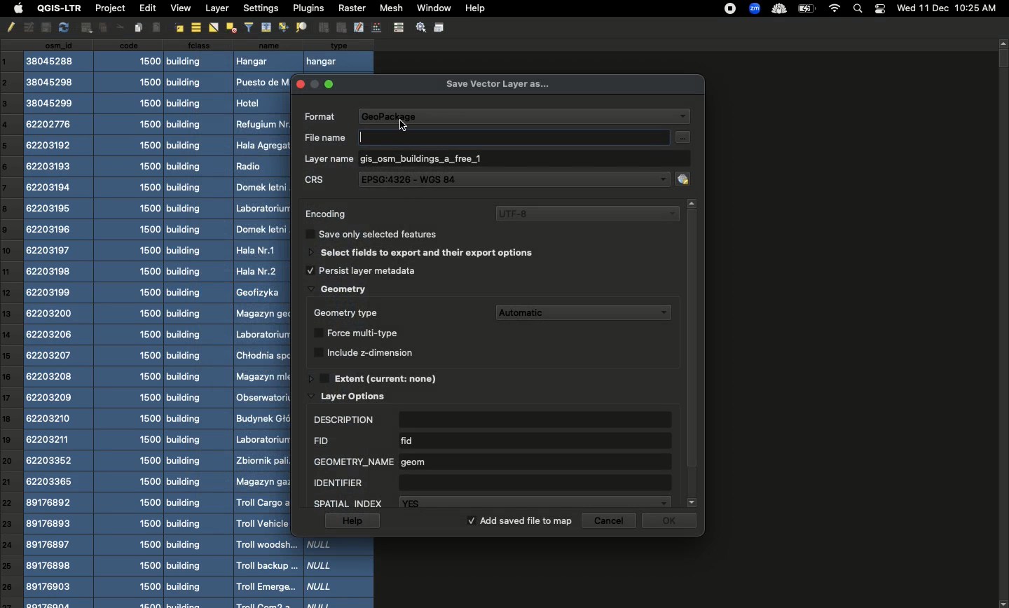  What do you see at coordinates (389, 8) in the screenshot?
I see `Mesh` at bounding box center [389, 8].